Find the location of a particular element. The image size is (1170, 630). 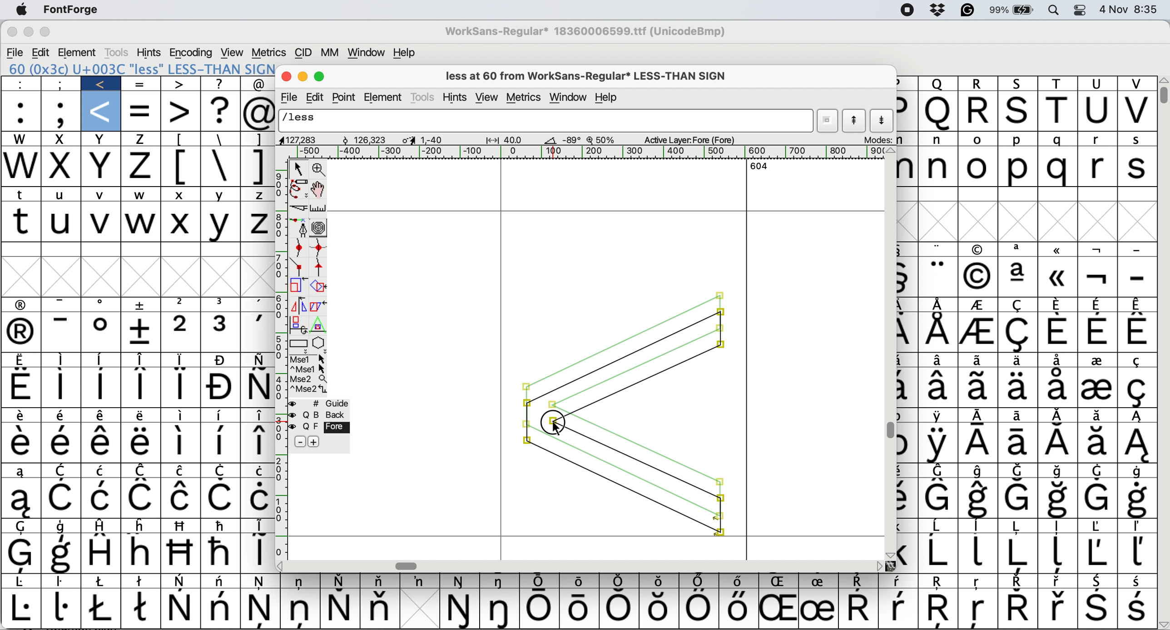

Symbol is located at coordinates (256, 415).